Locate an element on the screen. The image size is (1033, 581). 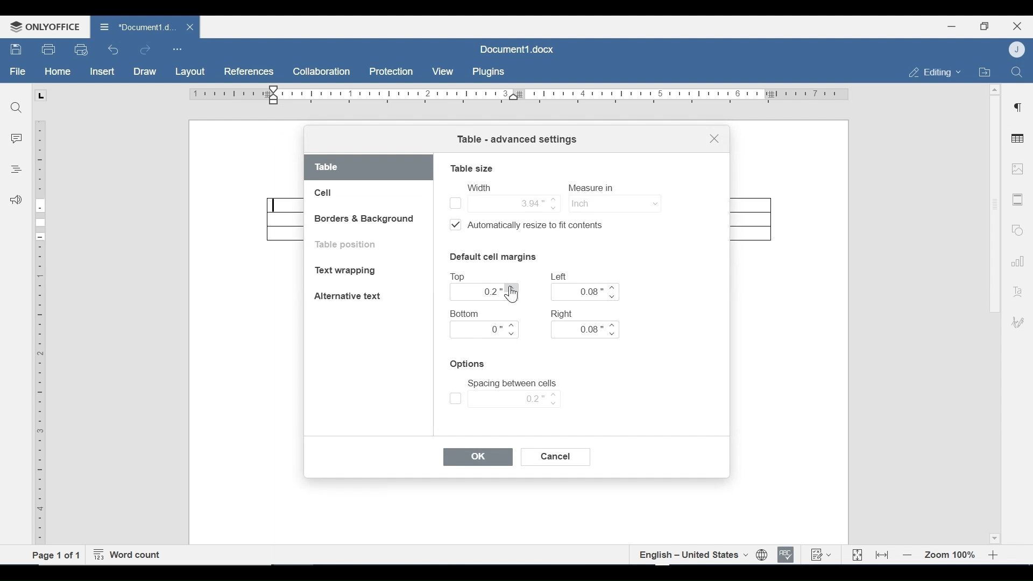
minimize is located at coordinates (952, 26).